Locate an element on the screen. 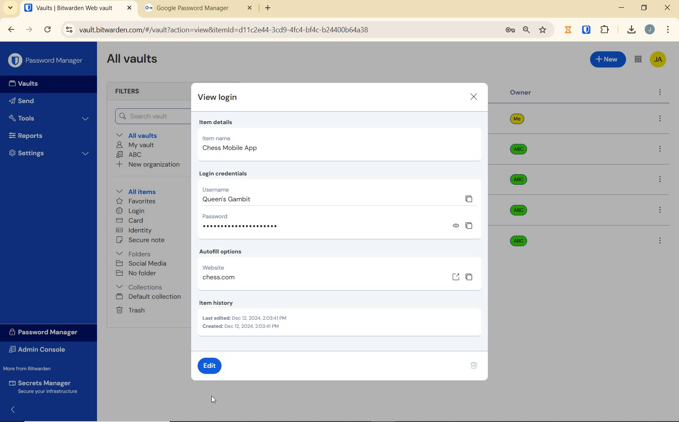  Queen's gambit is located at coordinates (223, 200).